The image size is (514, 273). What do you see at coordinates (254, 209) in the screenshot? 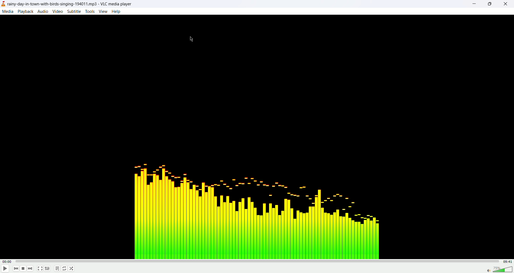
I see `audio tunes` at bounding box center [254, 209].